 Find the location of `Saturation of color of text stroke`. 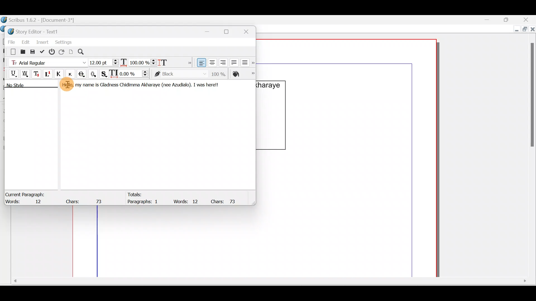

Saturation of color of text stroke is located at coordinates (221, 73).